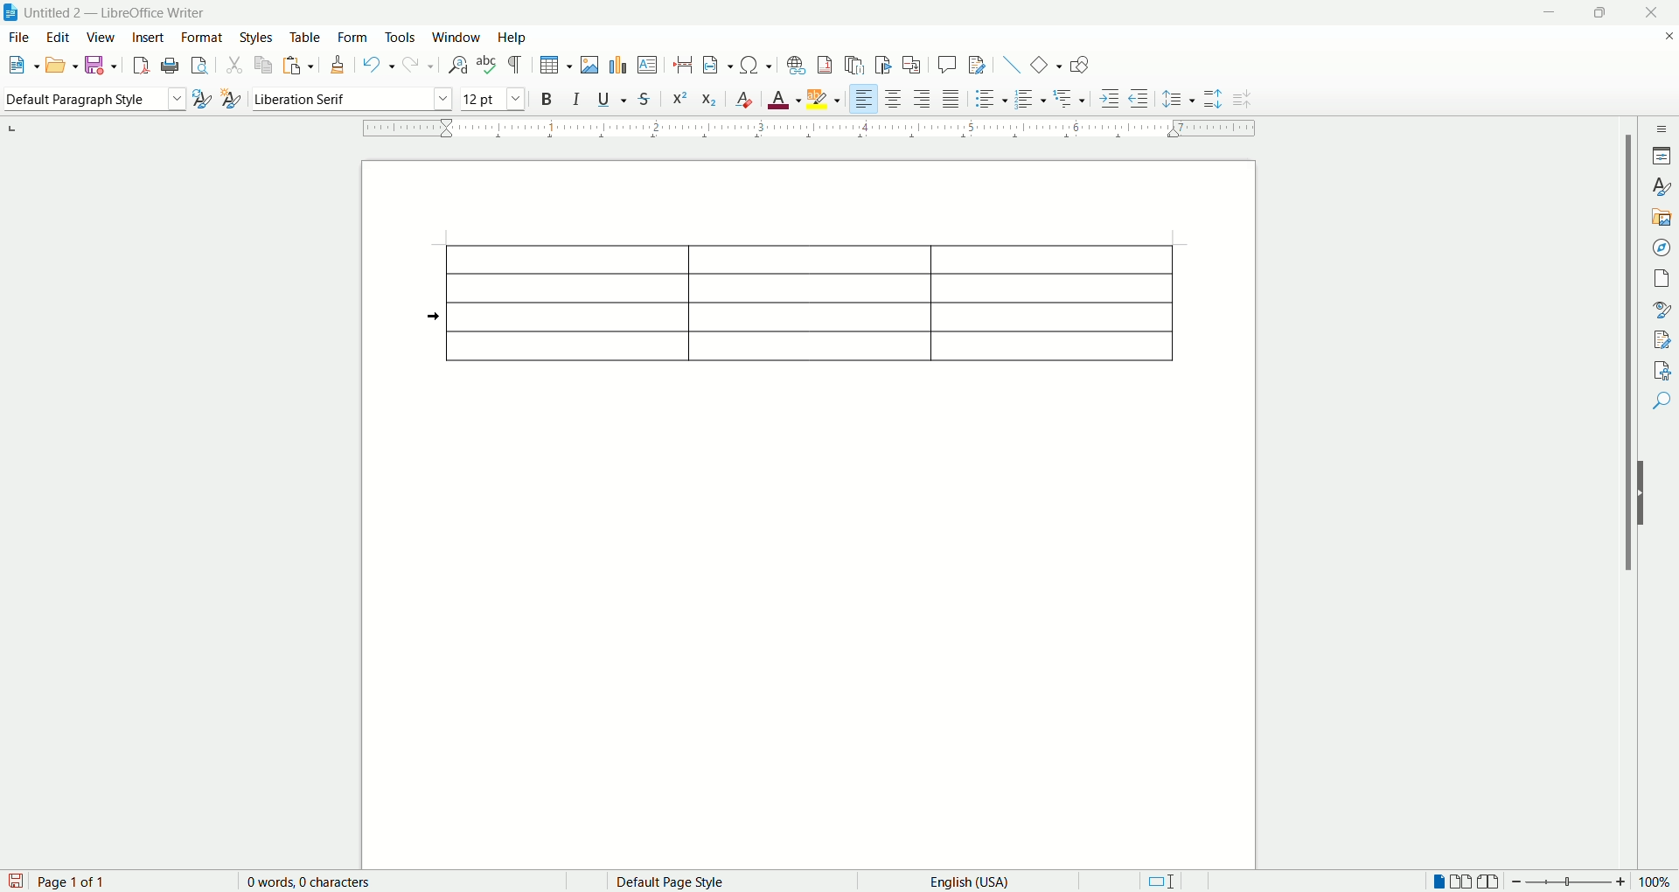 The image size is (1679, 892). I want to click on table, so click(306, 38).